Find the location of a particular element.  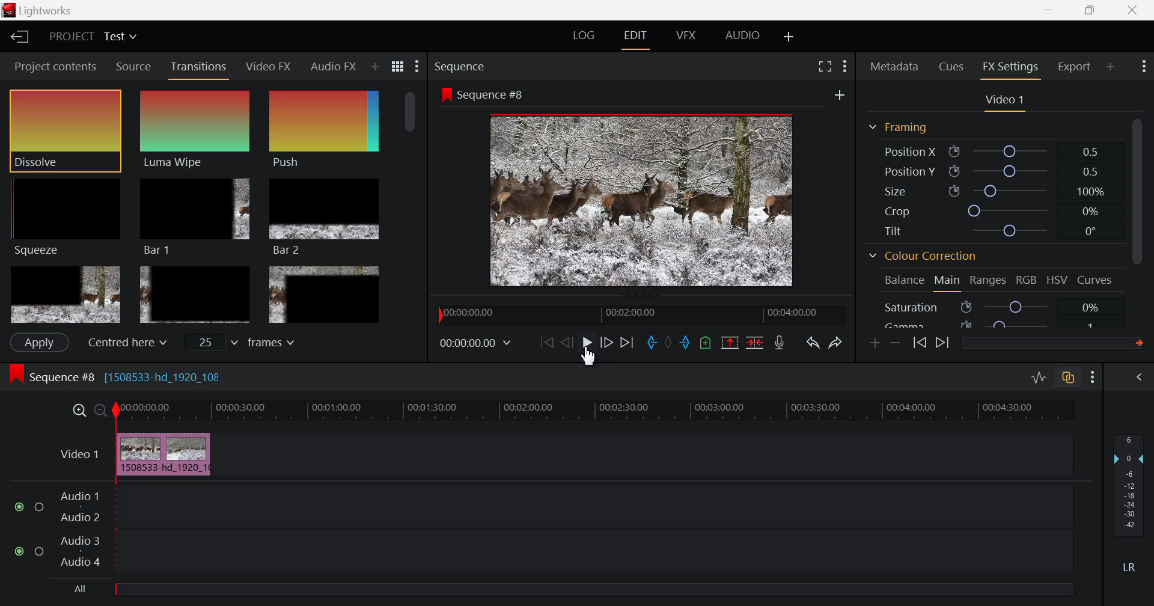

Back to Homepage is located at coordinates (16, 38).